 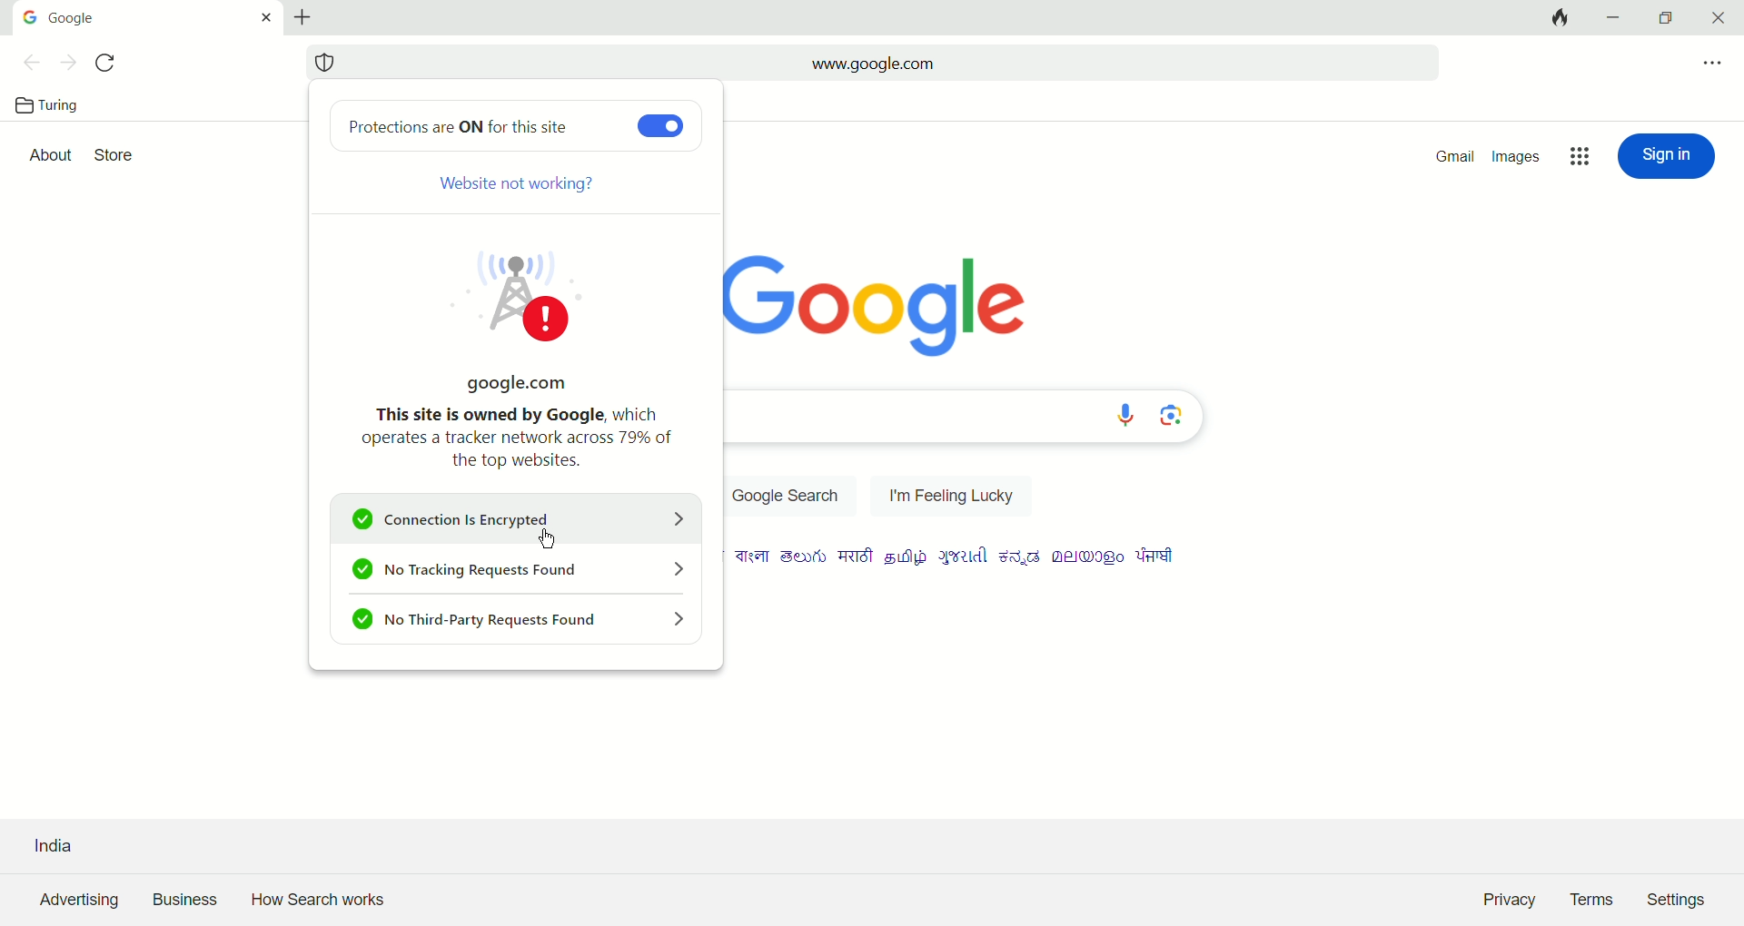 I want to click on security, so click(x=323, y=64).